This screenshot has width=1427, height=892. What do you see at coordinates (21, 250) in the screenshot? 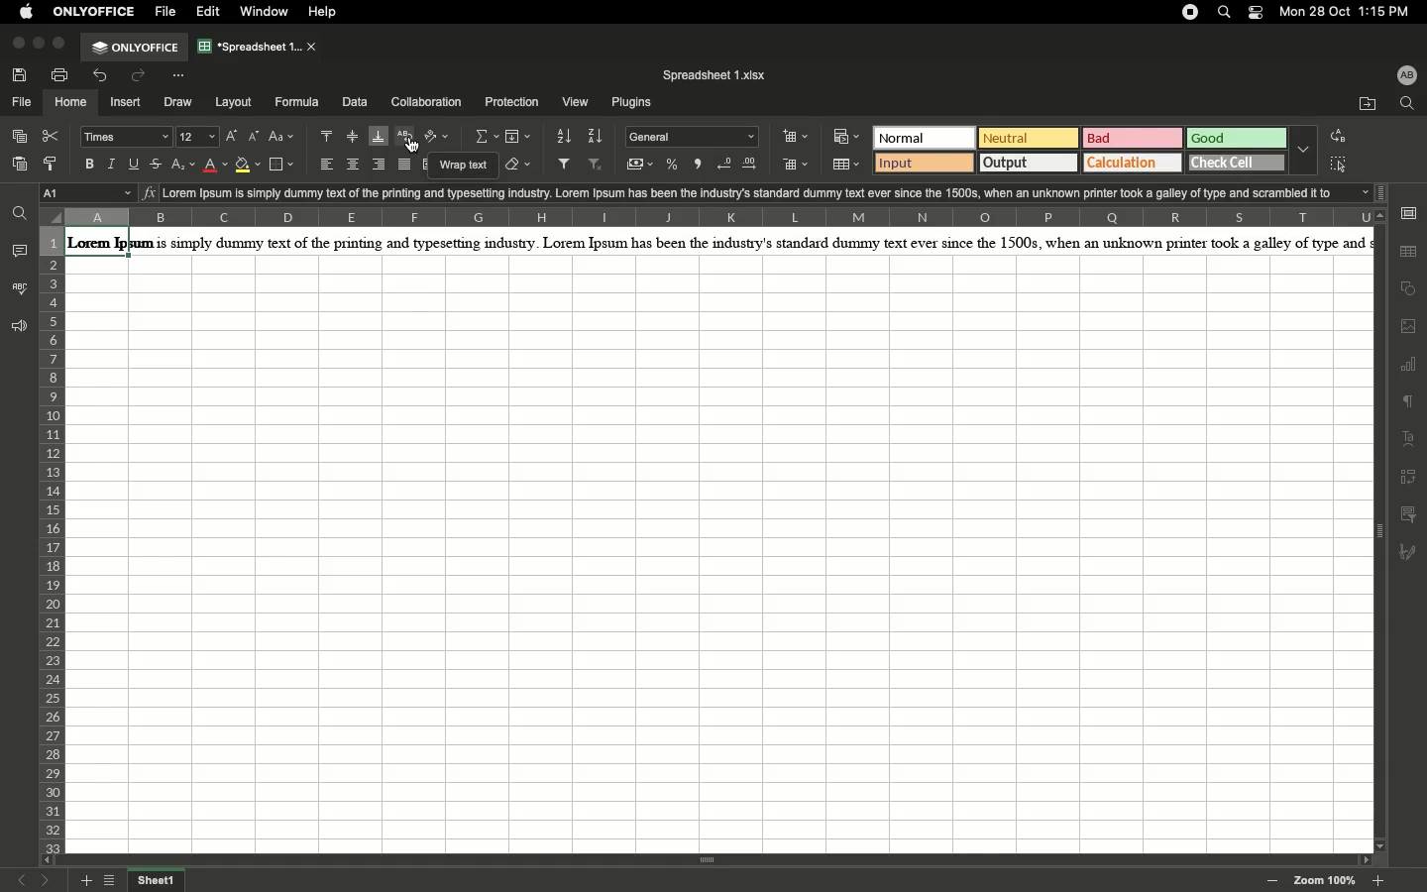
I see `Comments` at bounding box center [21, 250].